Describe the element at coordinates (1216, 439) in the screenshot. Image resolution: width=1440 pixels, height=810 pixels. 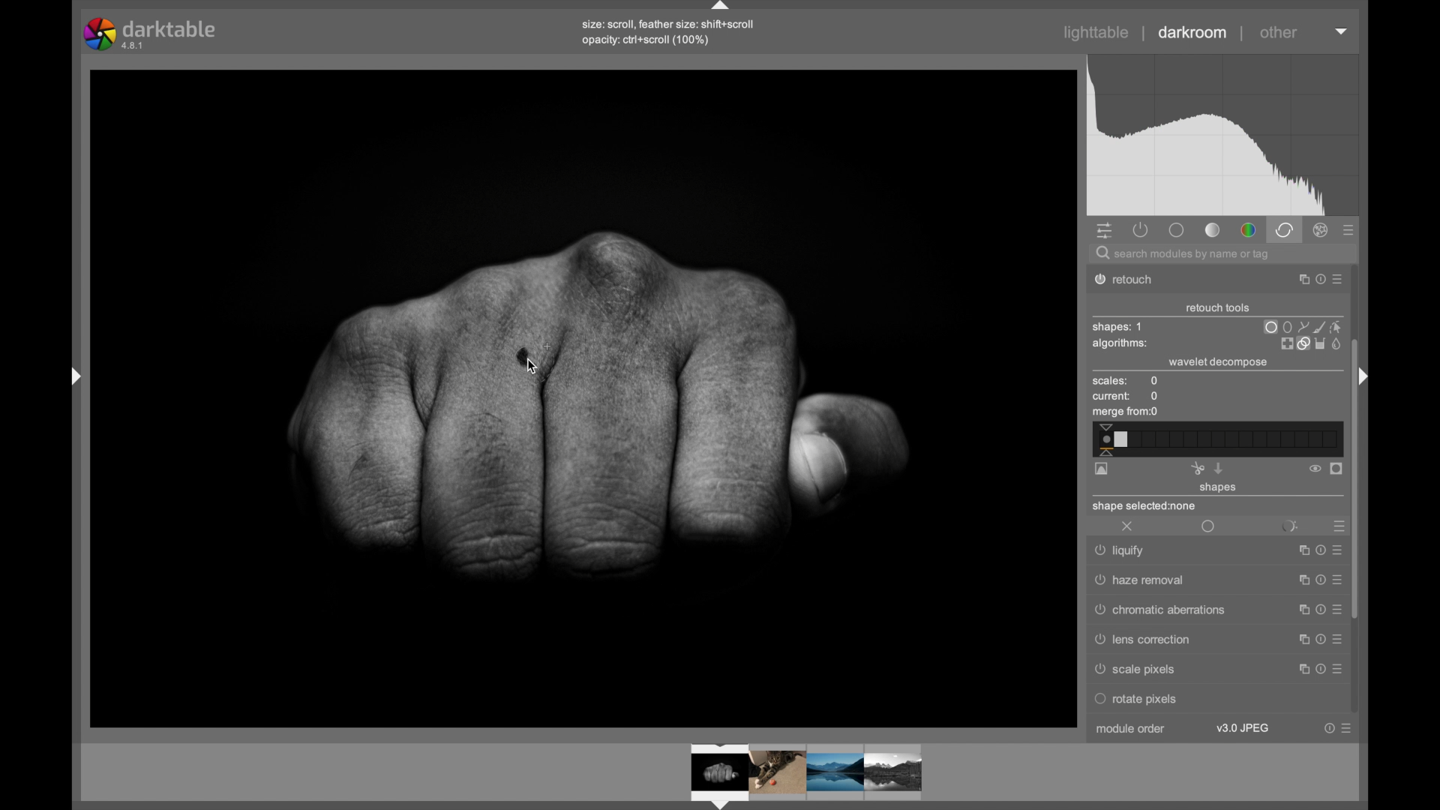
I see `merge slider` at that location.